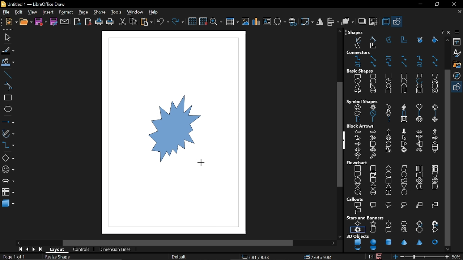 The image size is (463, 260). I want to click on Display, so click(187, 131).